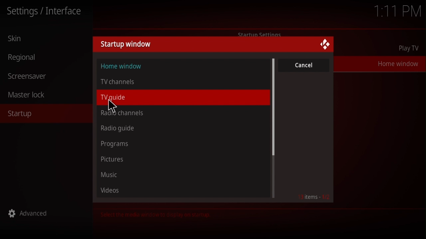 The height and width of the screenshot is (239, 426). What do you see at coordinates (258, 33) in the screenshot?
I see `` at bounding box center [258, 33].